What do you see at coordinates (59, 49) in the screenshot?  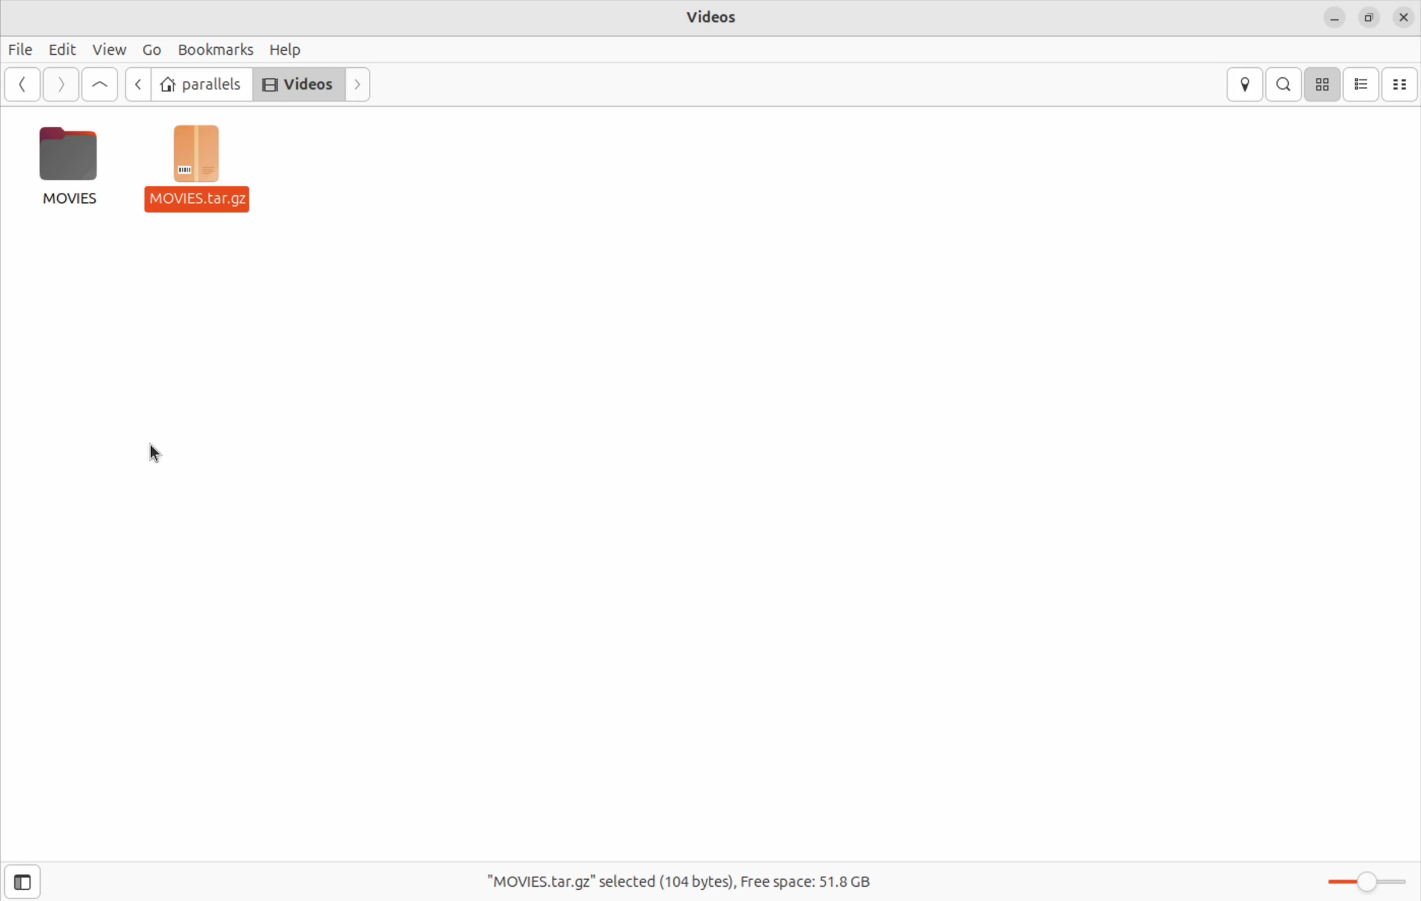 I see `Edit` at bounding box center [59, 49].